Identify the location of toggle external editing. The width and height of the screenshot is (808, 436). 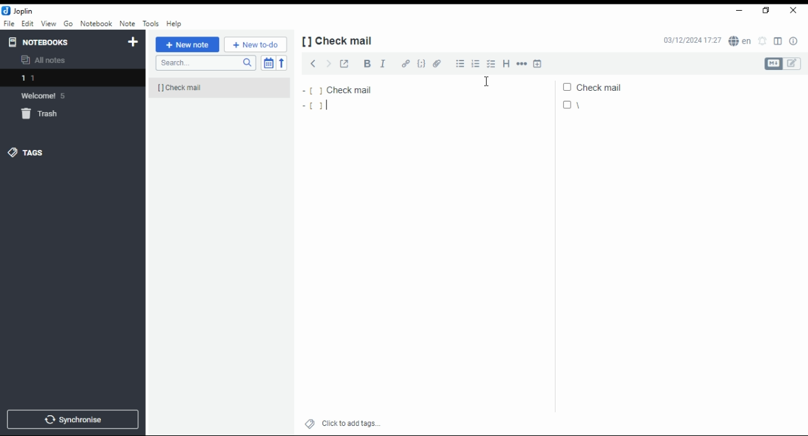
(344, 64).